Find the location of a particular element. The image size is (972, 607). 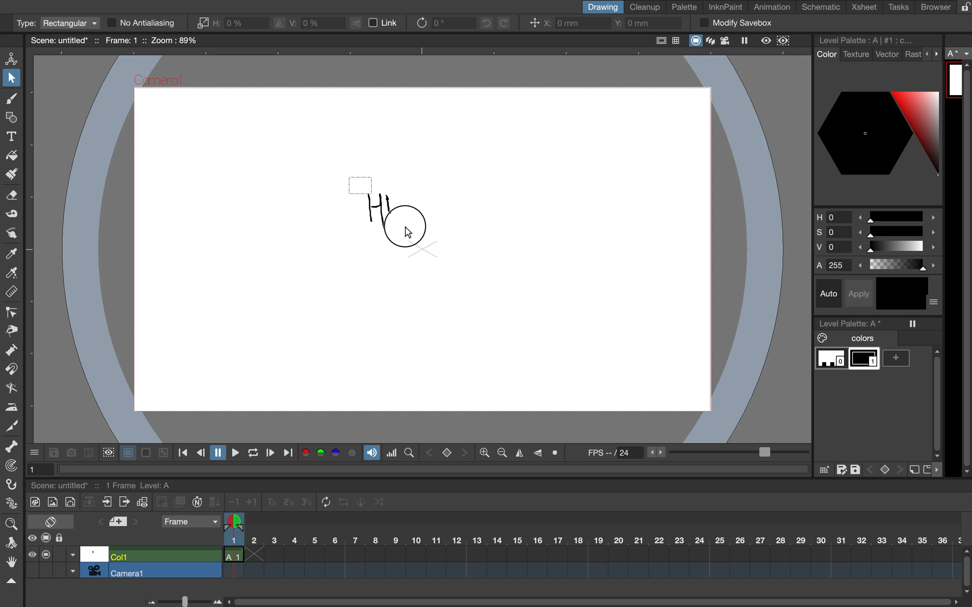

vertical scroll bar timeline bar is located at coordinates (966, 570).